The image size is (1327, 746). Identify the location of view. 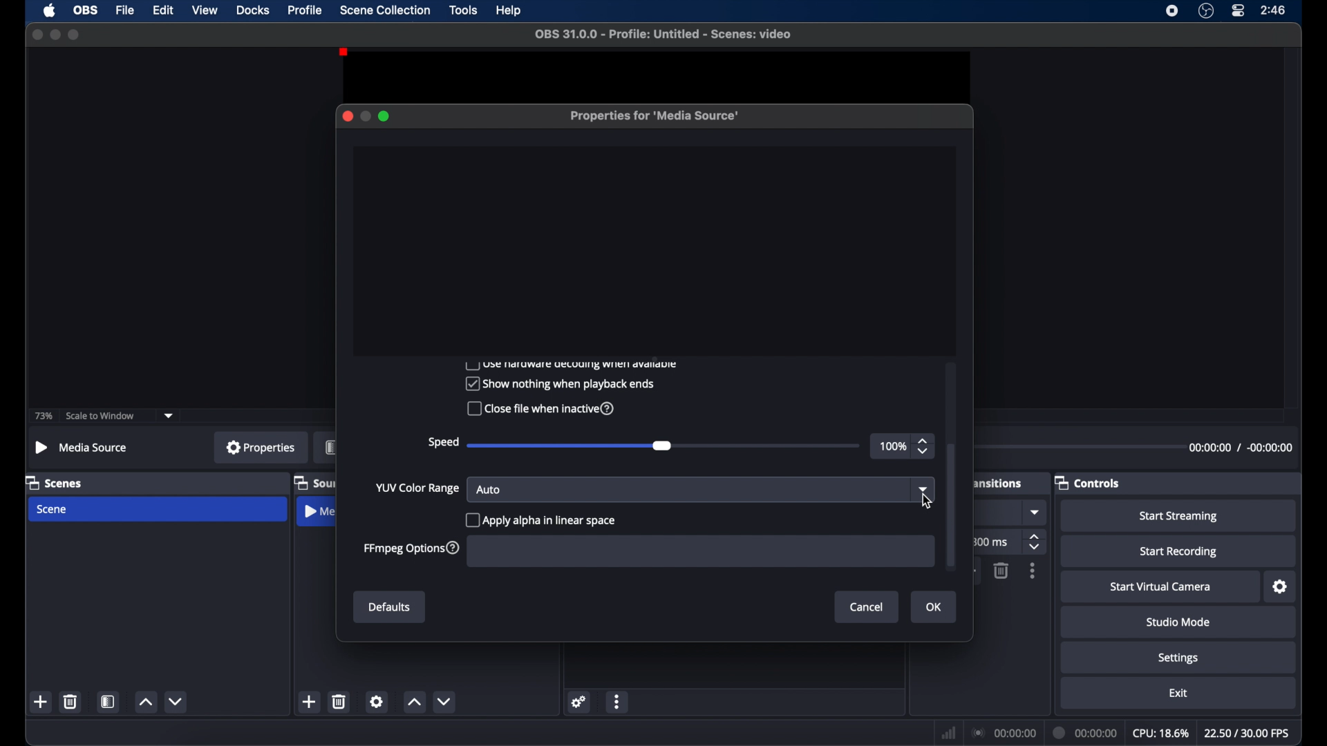
(205, 10).